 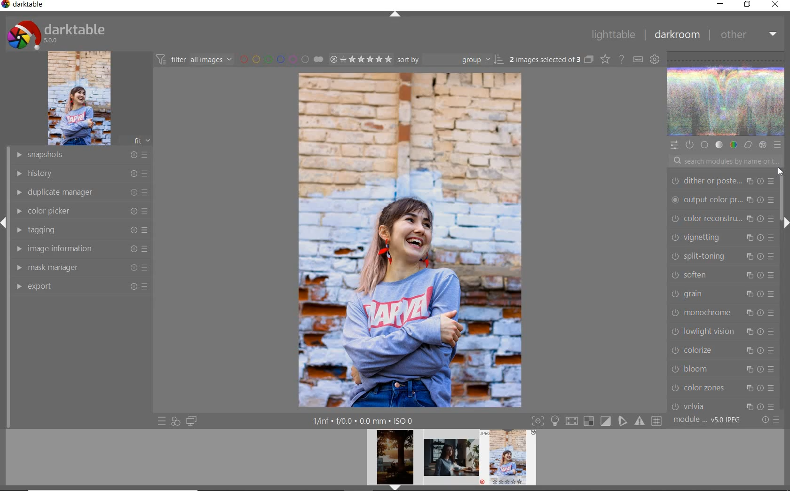 I want to click on quick access panel, so click(x=674, y=145).